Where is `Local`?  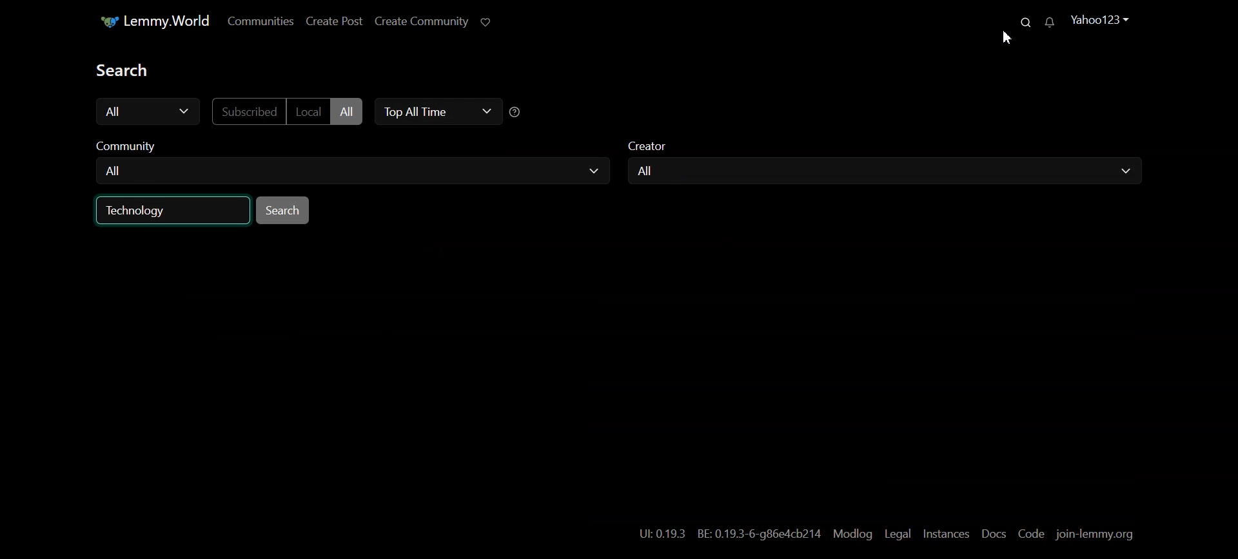
Local is located at coordinates (308, 111).